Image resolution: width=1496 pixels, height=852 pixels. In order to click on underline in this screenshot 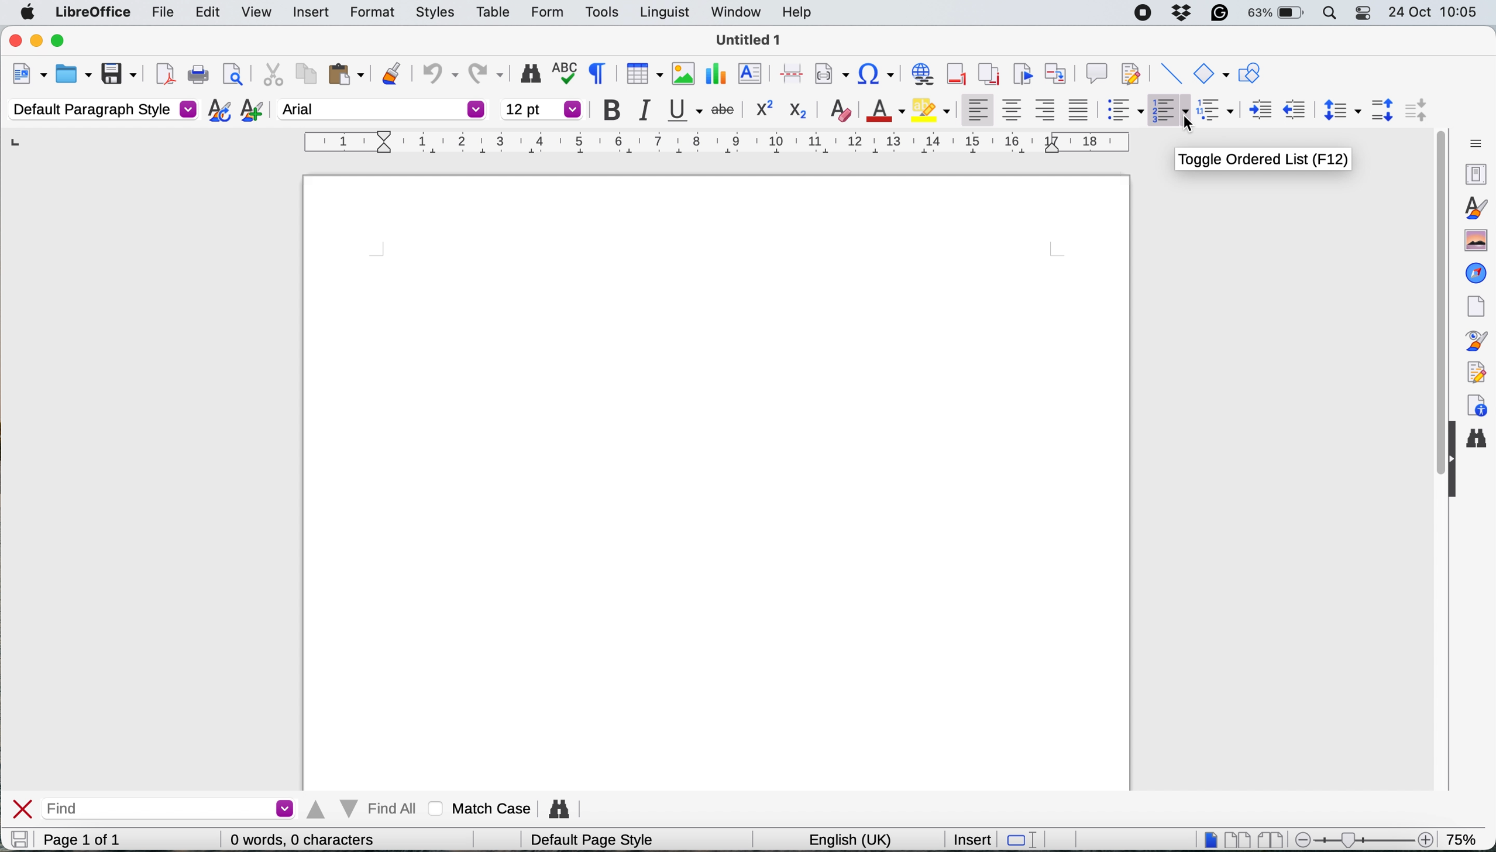, I will do `click(686, 110)`.